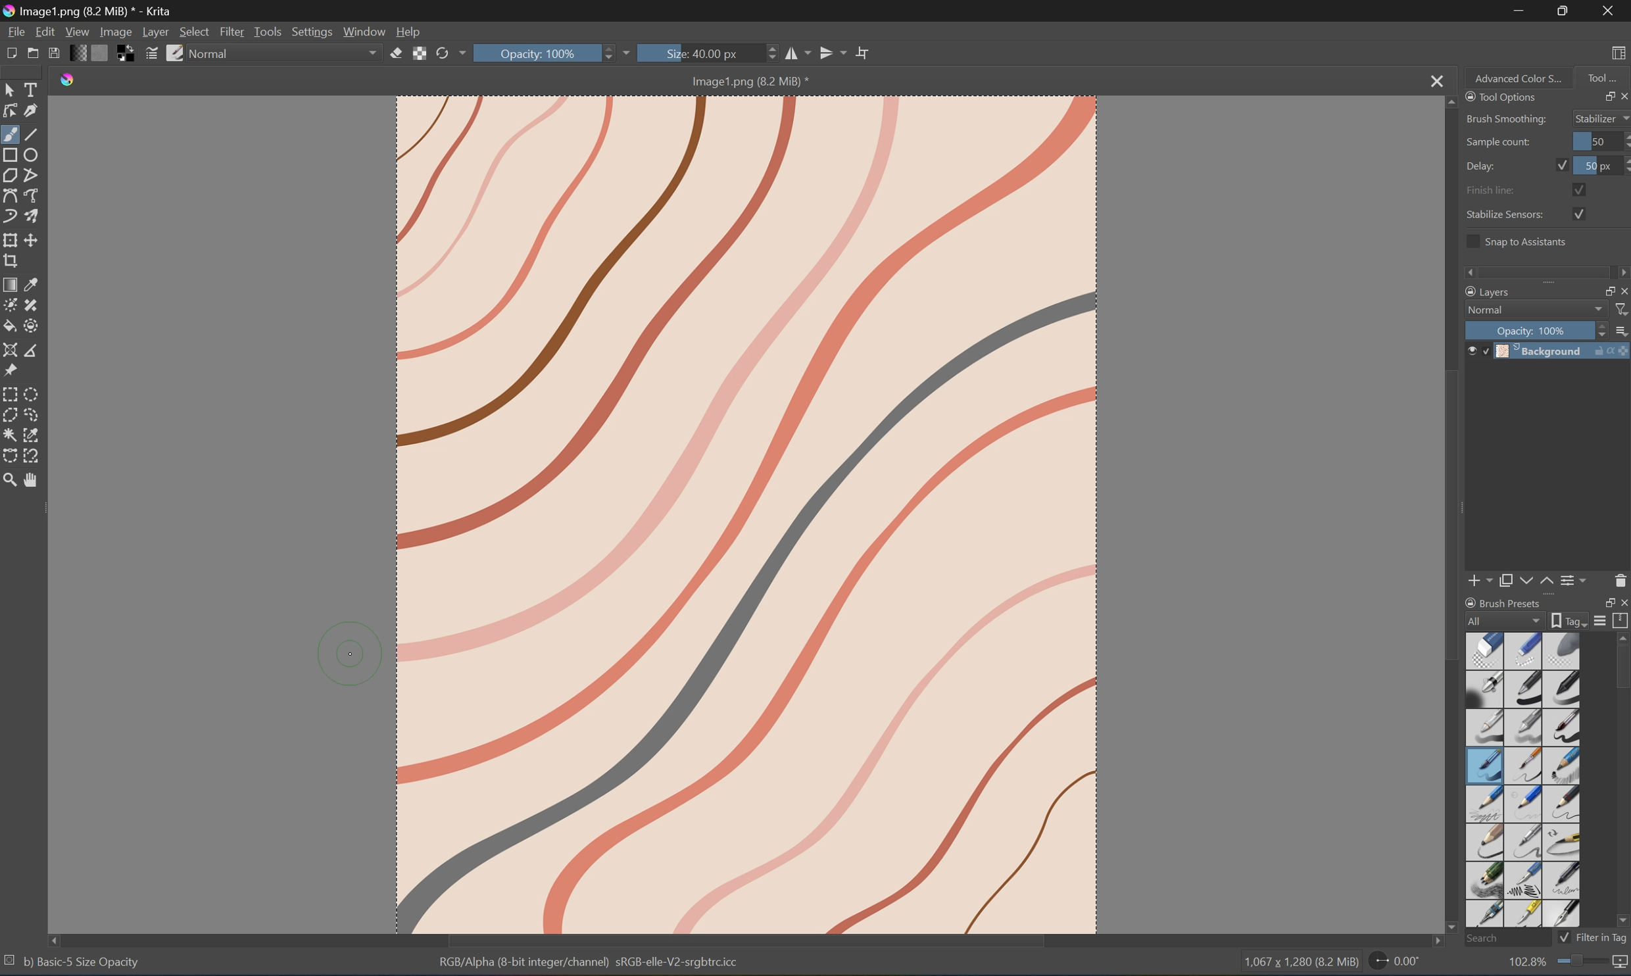 This screenshot has height=976, width=1631. I want to click on Reload original preset, so click(441, 54).